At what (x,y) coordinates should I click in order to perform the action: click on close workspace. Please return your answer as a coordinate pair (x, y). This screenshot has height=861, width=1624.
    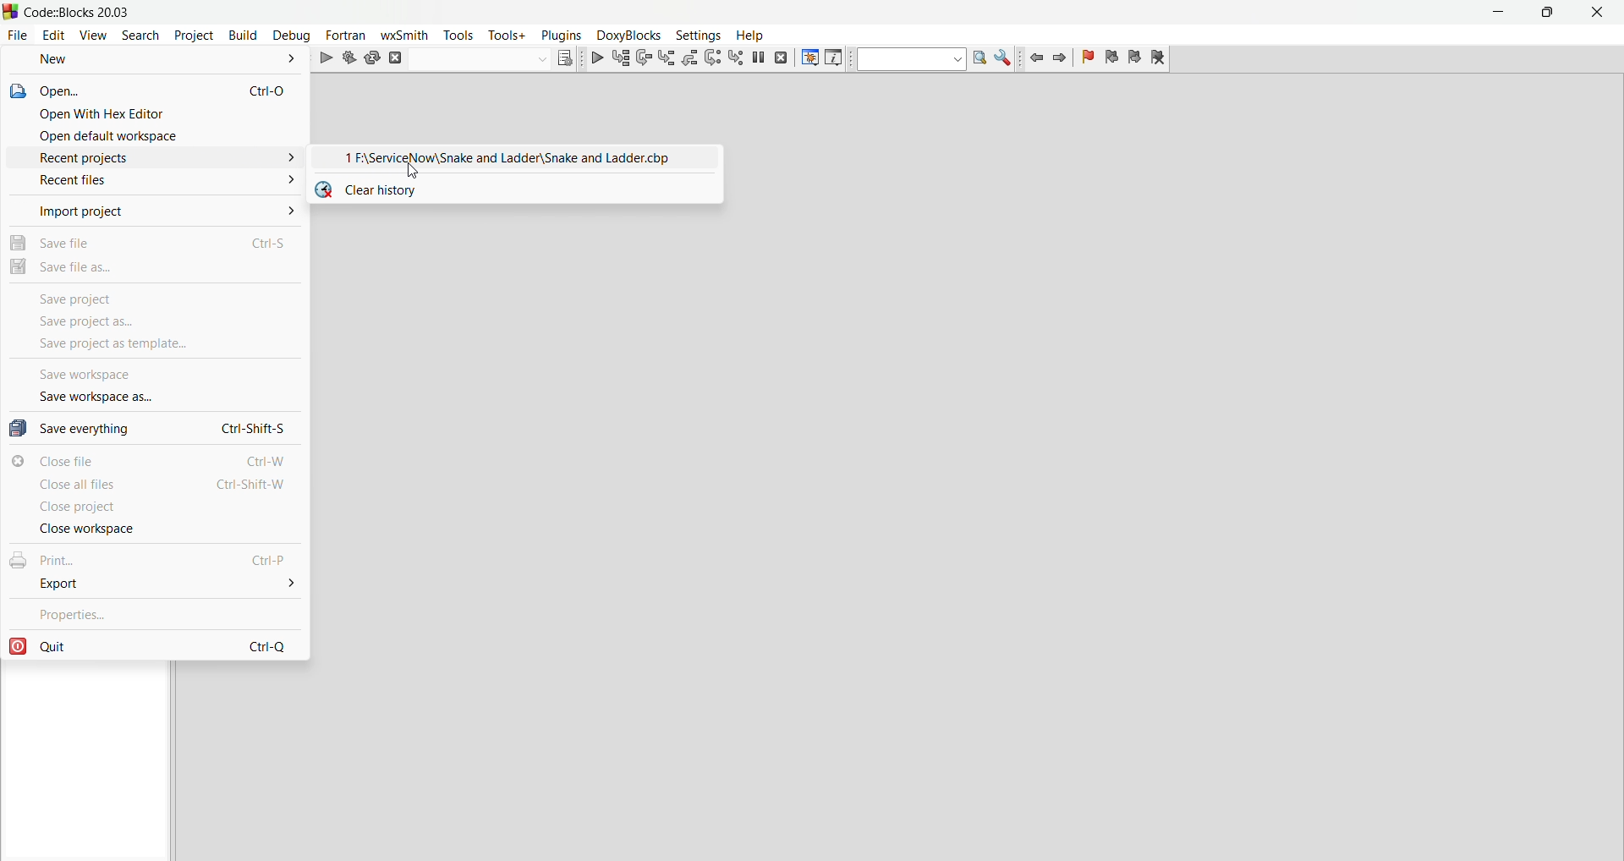
    Looking at the image, I should click on (156, 529).